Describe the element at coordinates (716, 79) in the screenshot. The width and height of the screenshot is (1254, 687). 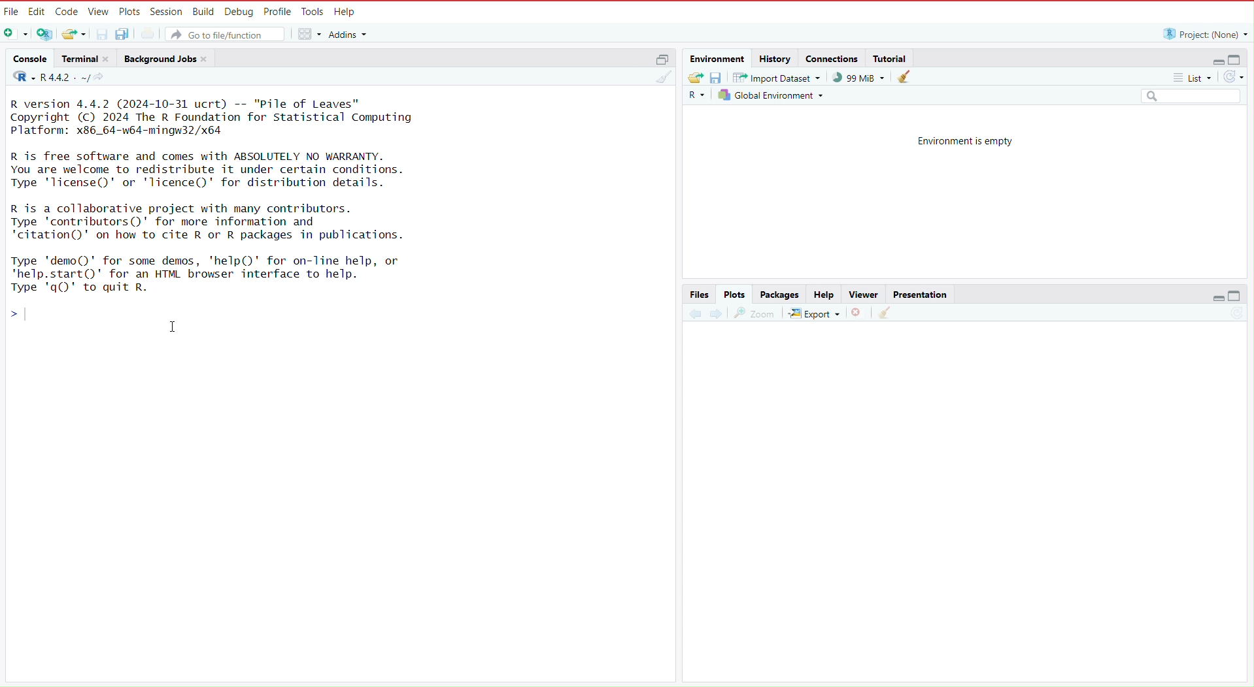
I see `save workspace as` at that location.